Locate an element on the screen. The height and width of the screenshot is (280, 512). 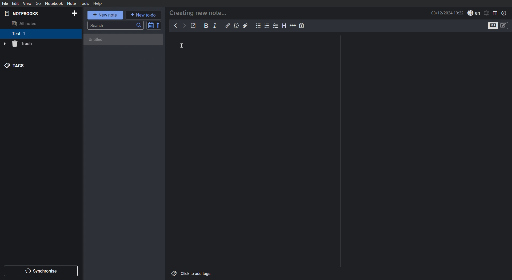
Headings is located at coordinates (285, 26).